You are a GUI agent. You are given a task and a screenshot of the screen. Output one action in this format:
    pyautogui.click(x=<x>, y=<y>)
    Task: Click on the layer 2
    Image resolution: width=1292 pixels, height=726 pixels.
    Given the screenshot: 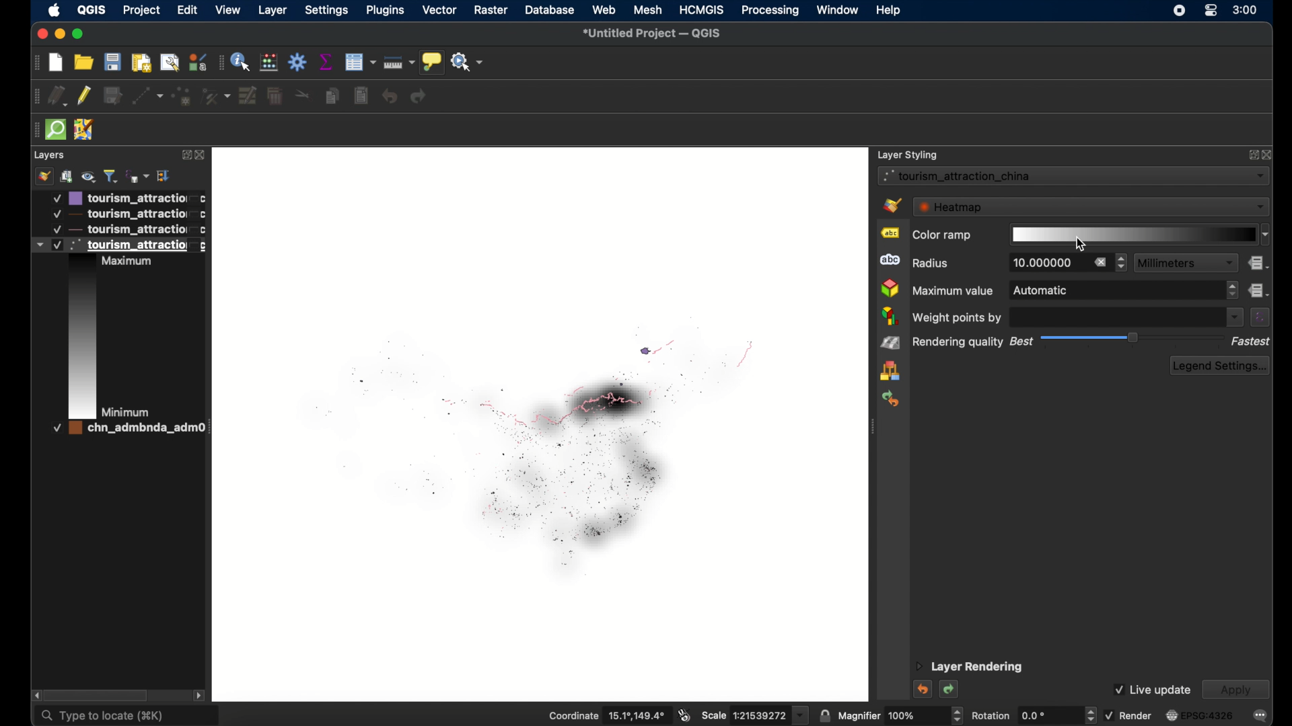 What is the action you would take?
    pyautogui.click(x=126, y=214)
    